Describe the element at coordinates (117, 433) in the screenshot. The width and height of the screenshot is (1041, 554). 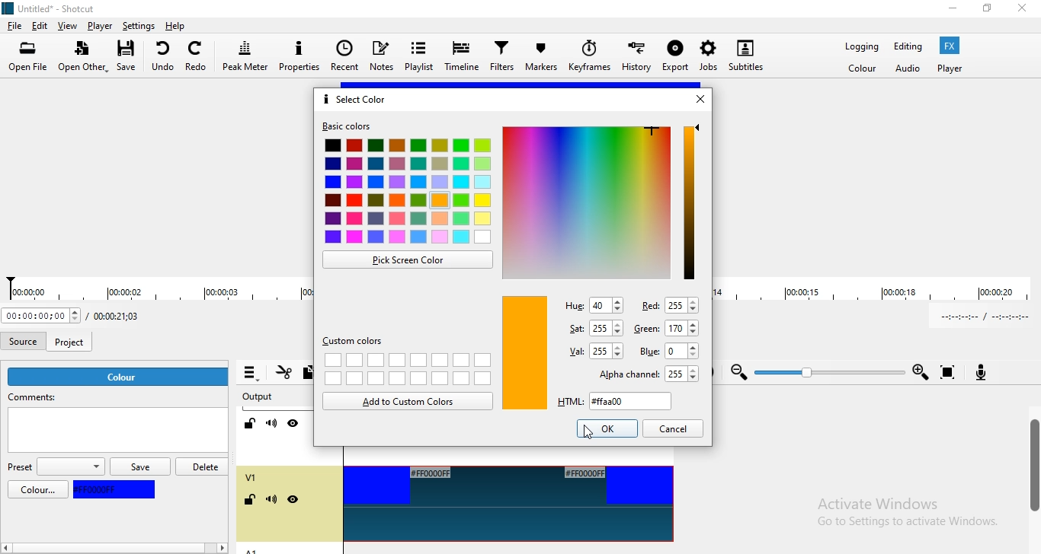
I see `empty box` at that location.